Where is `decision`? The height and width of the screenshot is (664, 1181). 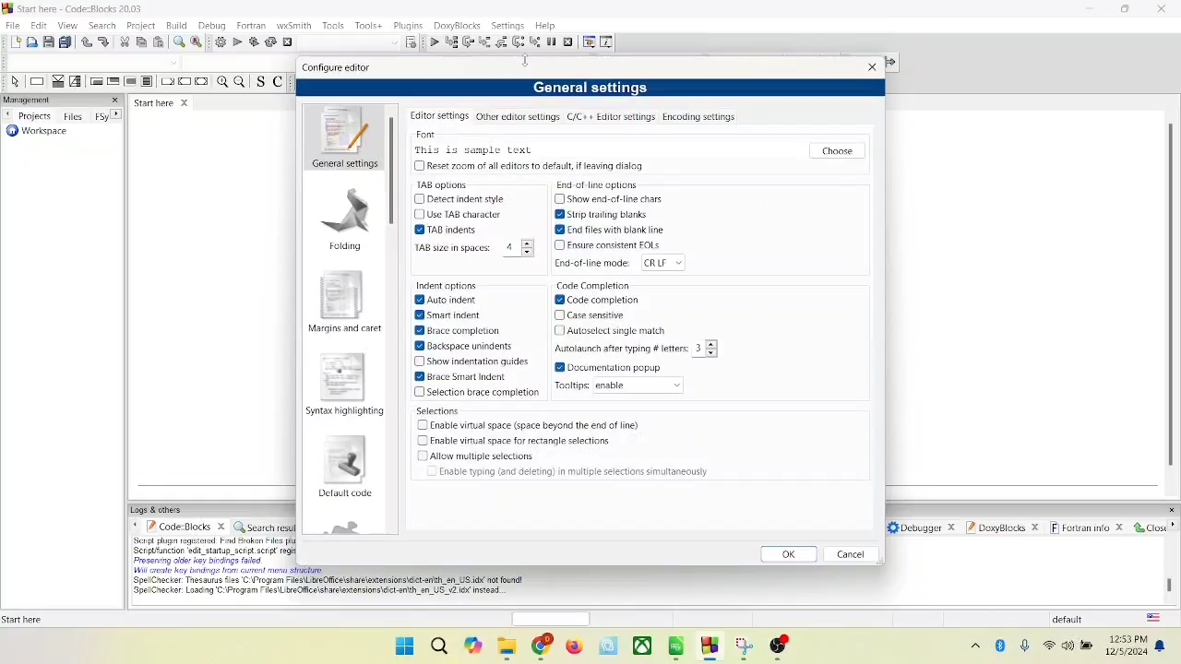
decision is located at coordinates (54, 81).